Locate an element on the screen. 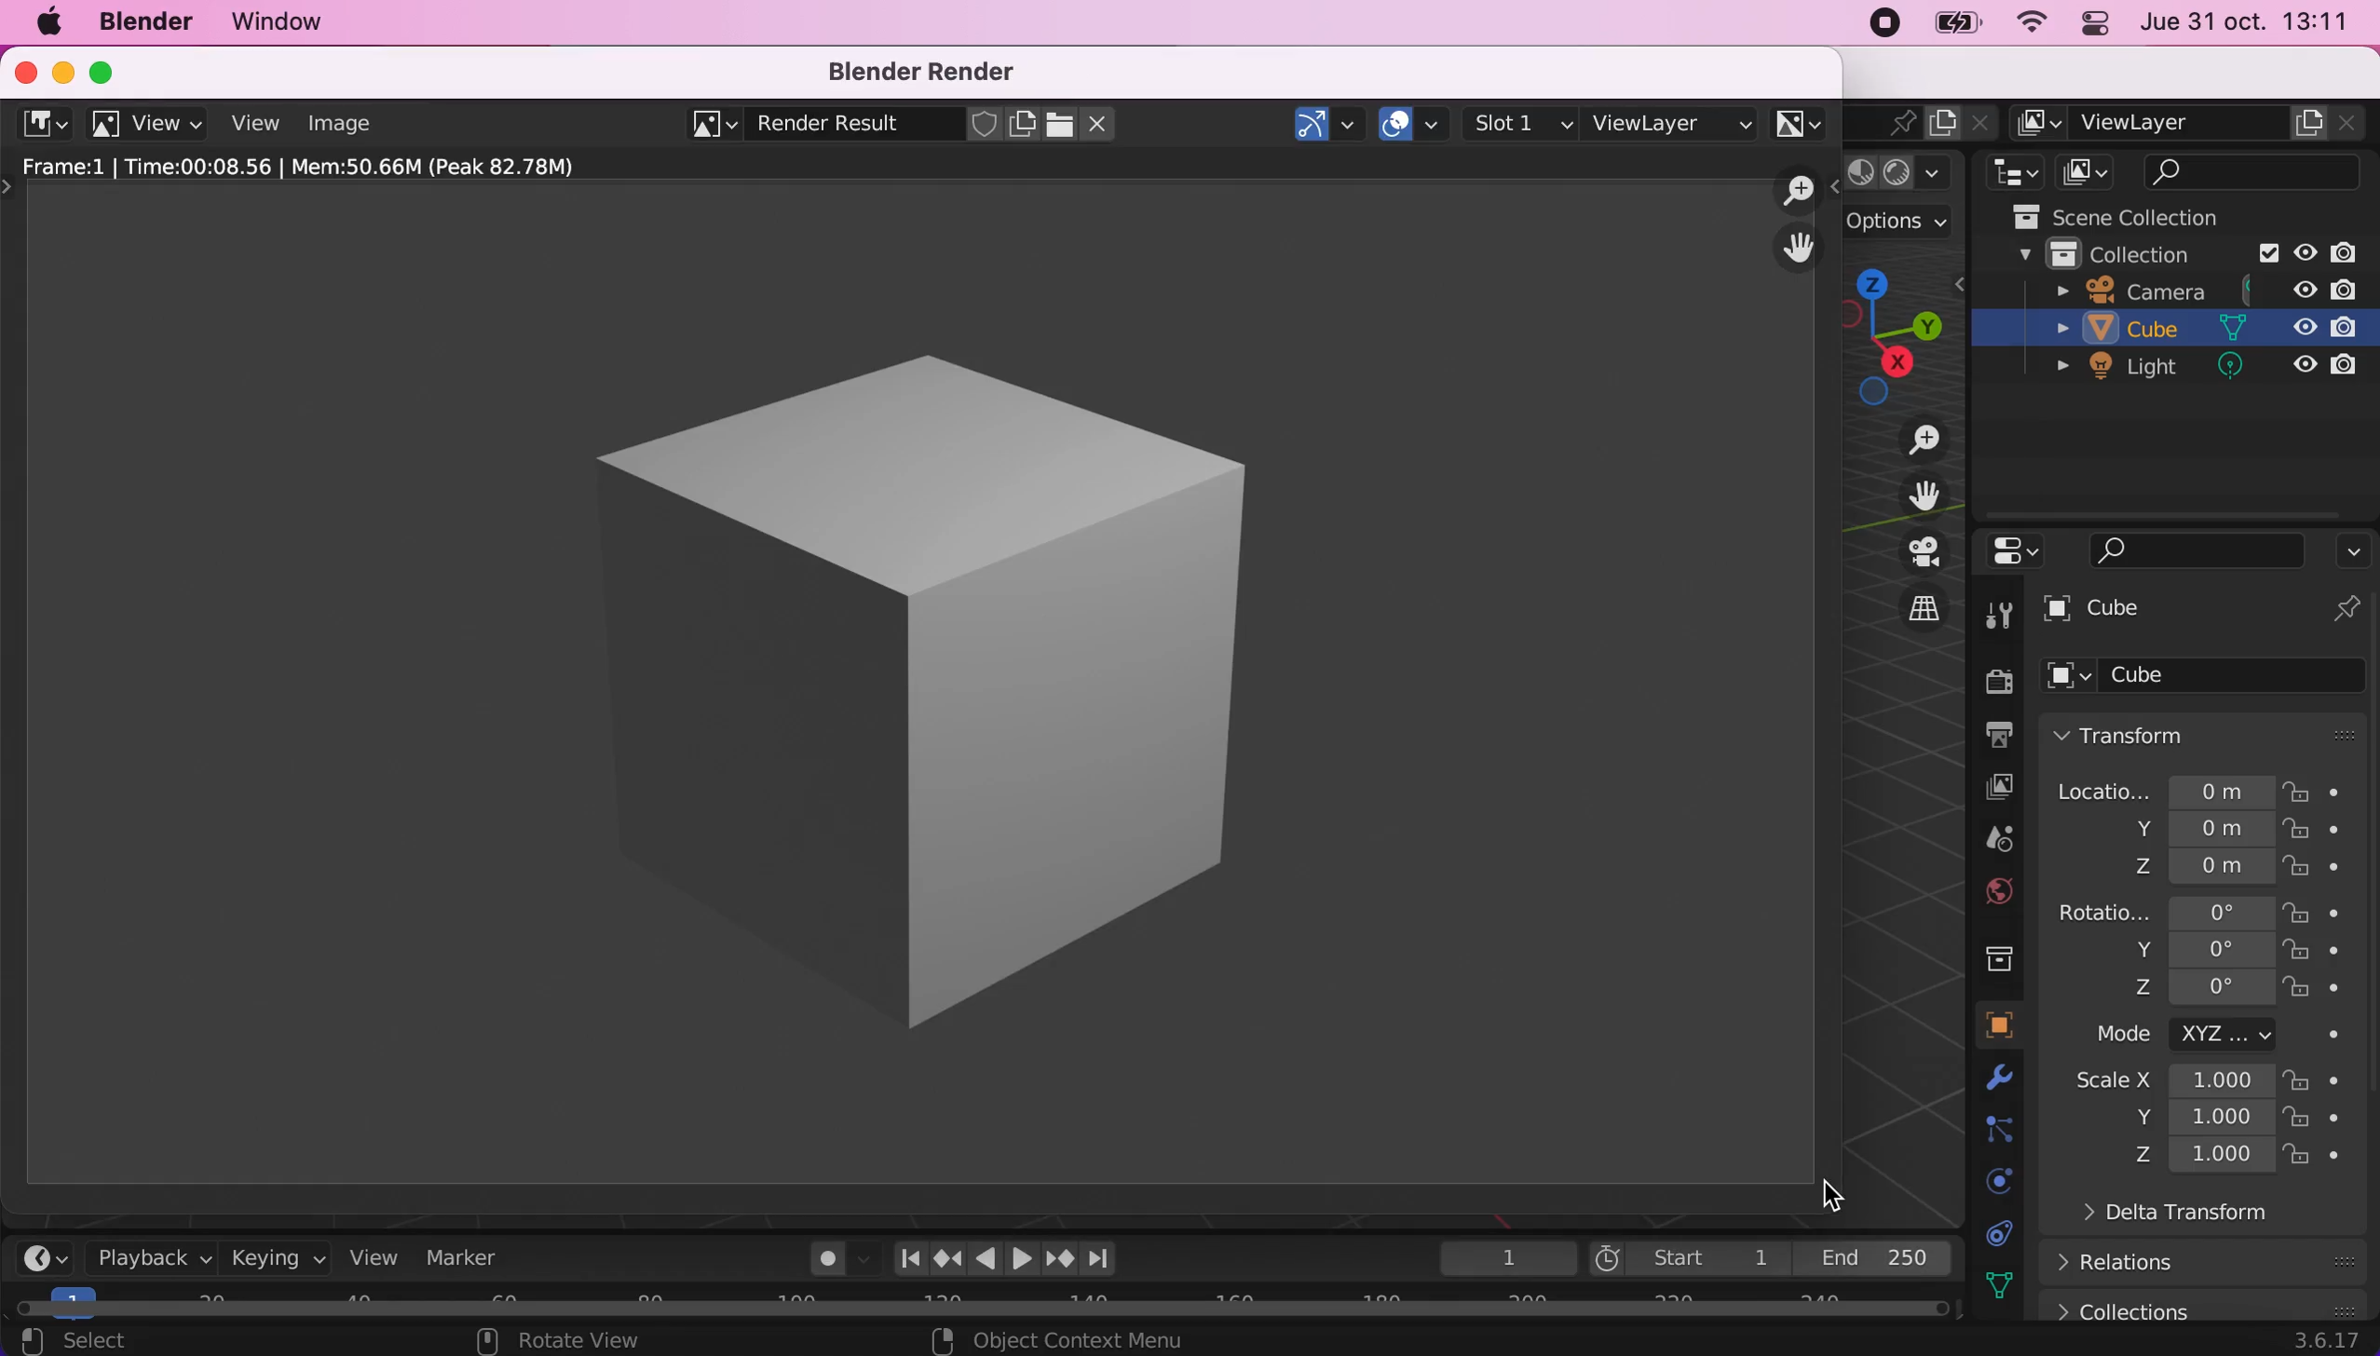 The image size is (2380, 1356). transform  is located at coordinates (2210, 733).